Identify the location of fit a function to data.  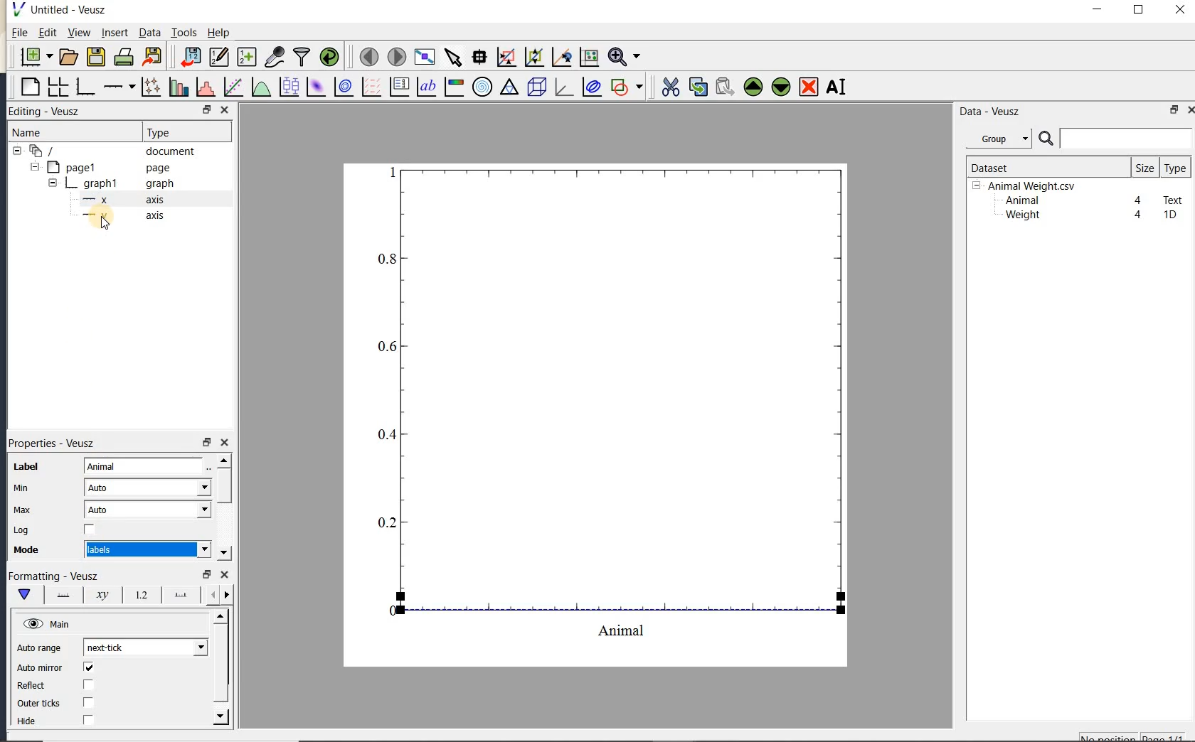
(233, 87).